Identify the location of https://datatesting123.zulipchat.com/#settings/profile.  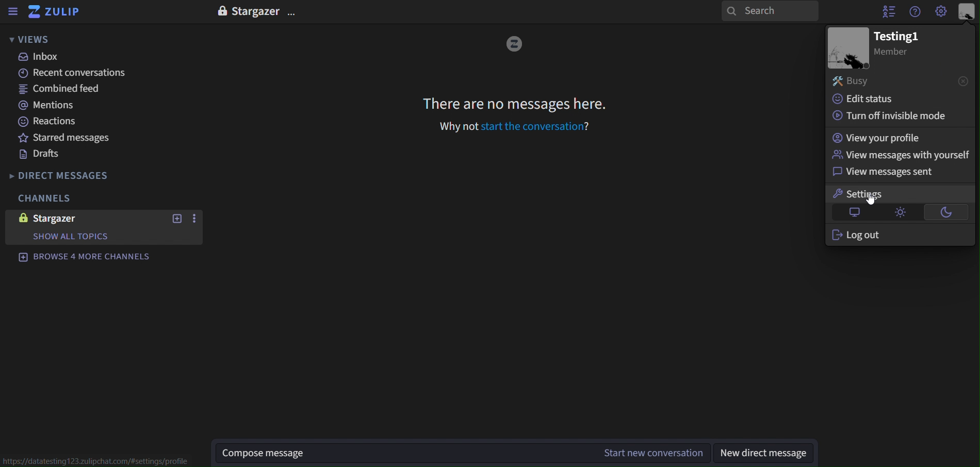
(97, 460).